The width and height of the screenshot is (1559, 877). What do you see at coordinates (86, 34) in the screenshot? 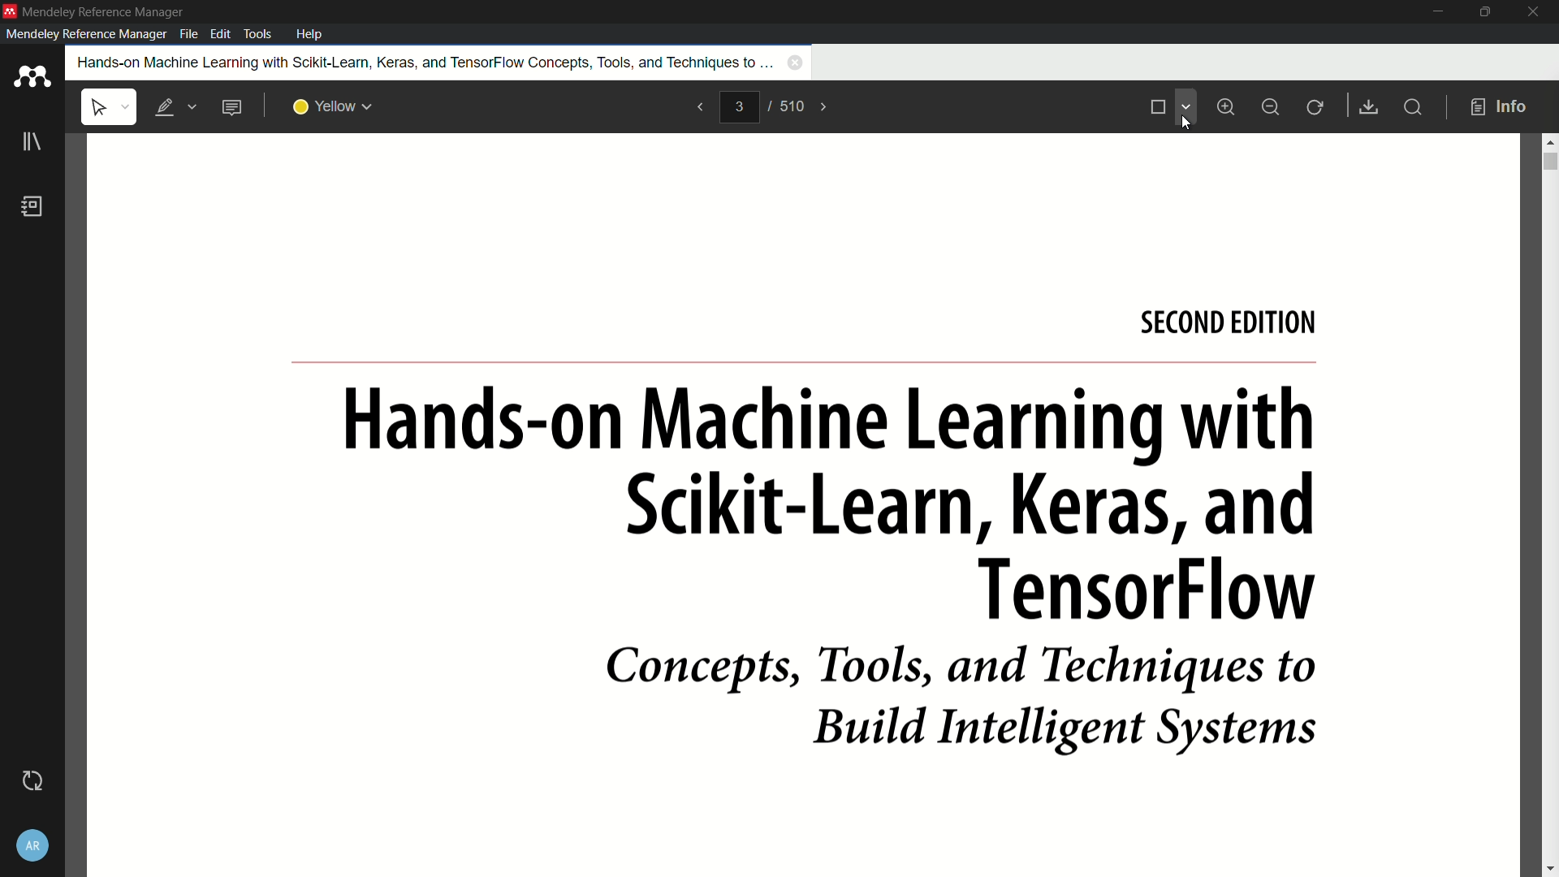
I see `mendeley reference manager` at bounding box center [86, 34].